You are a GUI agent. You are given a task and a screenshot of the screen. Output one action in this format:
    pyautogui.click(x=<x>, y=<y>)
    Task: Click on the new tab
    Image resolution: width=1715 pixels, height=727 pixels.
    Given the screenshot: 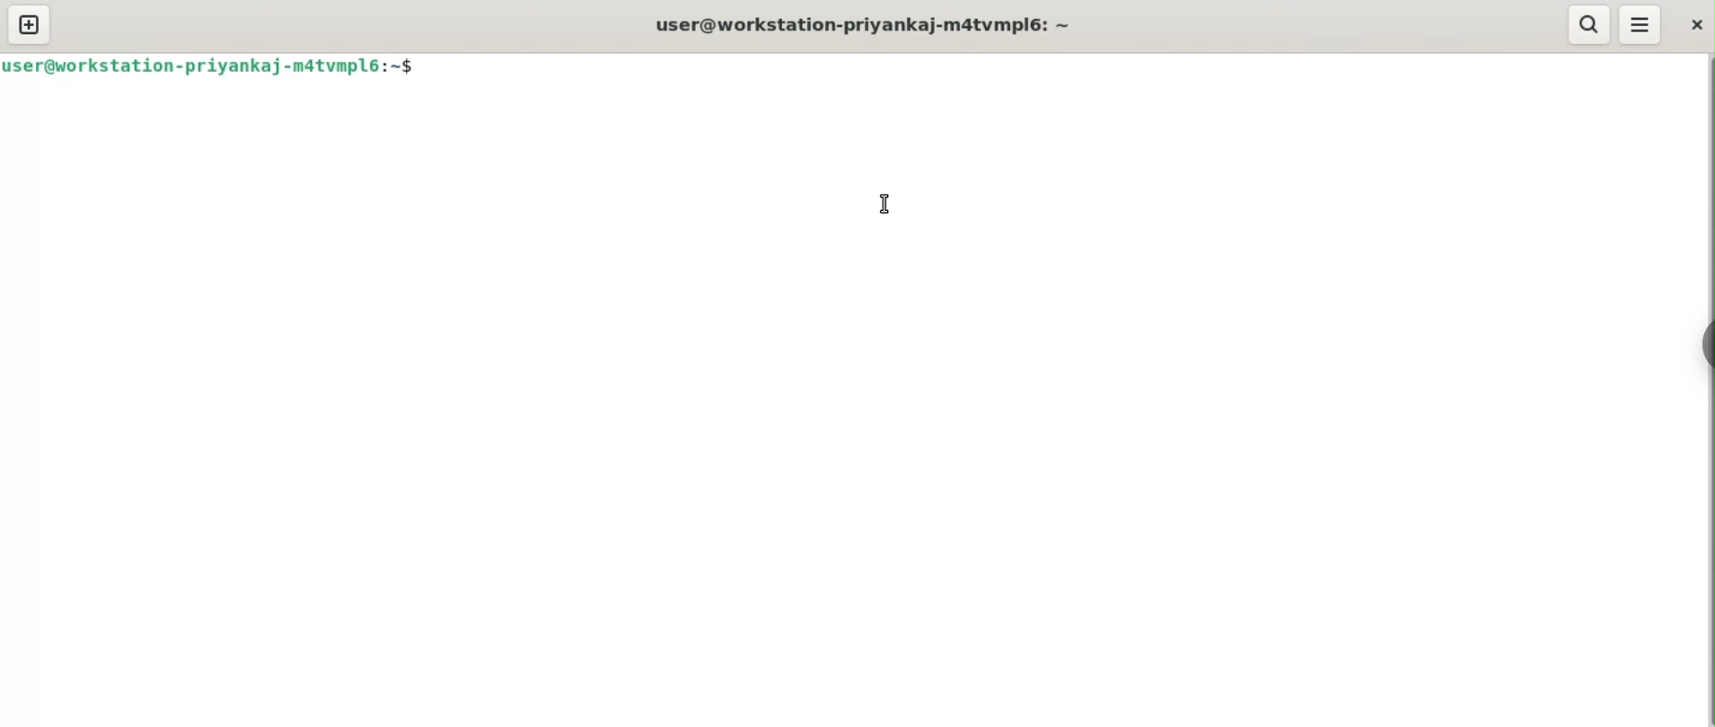 What is the action you would take?
    pyautogui.click(x=31, y=24)
    